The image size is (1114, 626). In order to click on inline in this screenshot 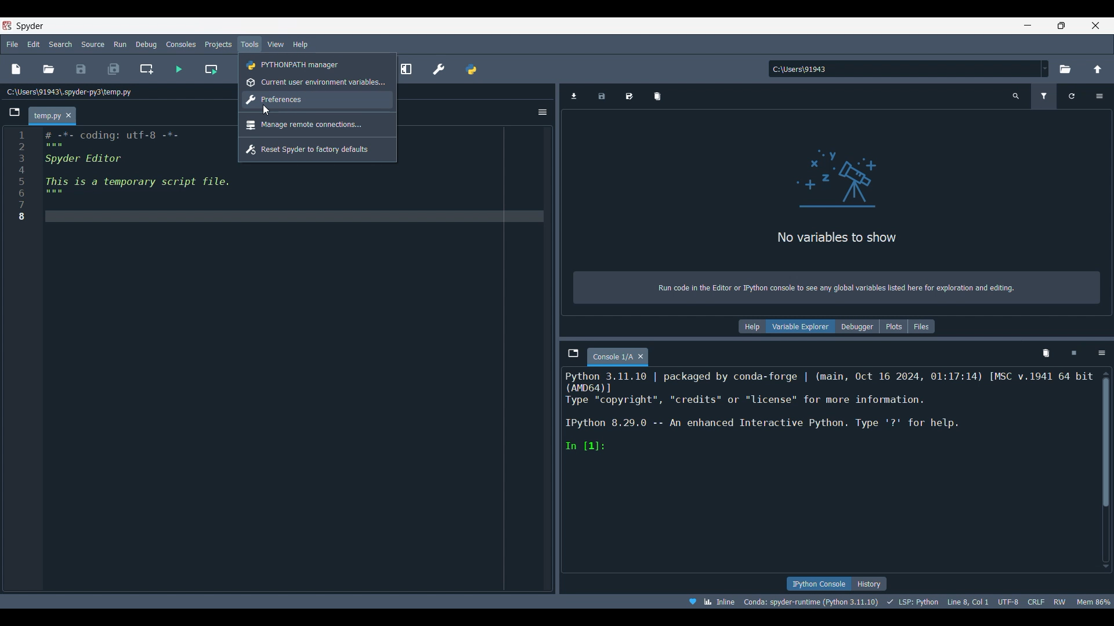, I will do `click(708, 600)`.